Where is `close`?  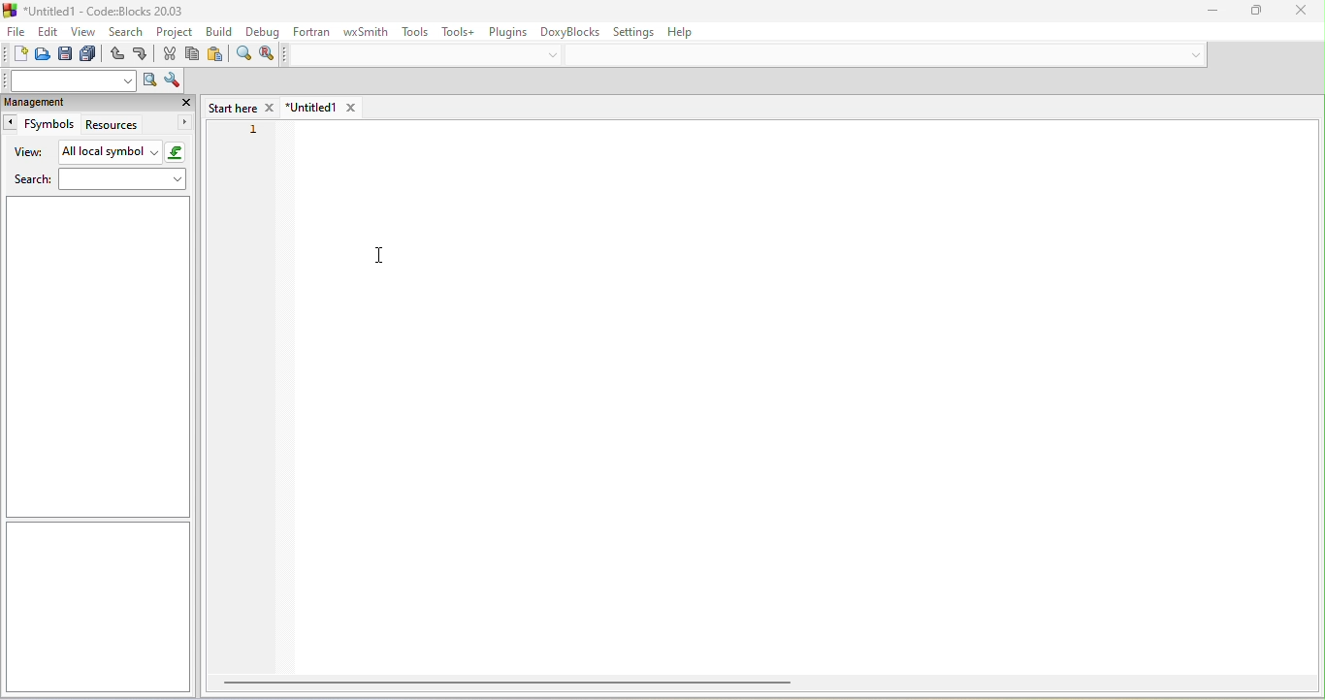
close is located at coordinates (185, 103).